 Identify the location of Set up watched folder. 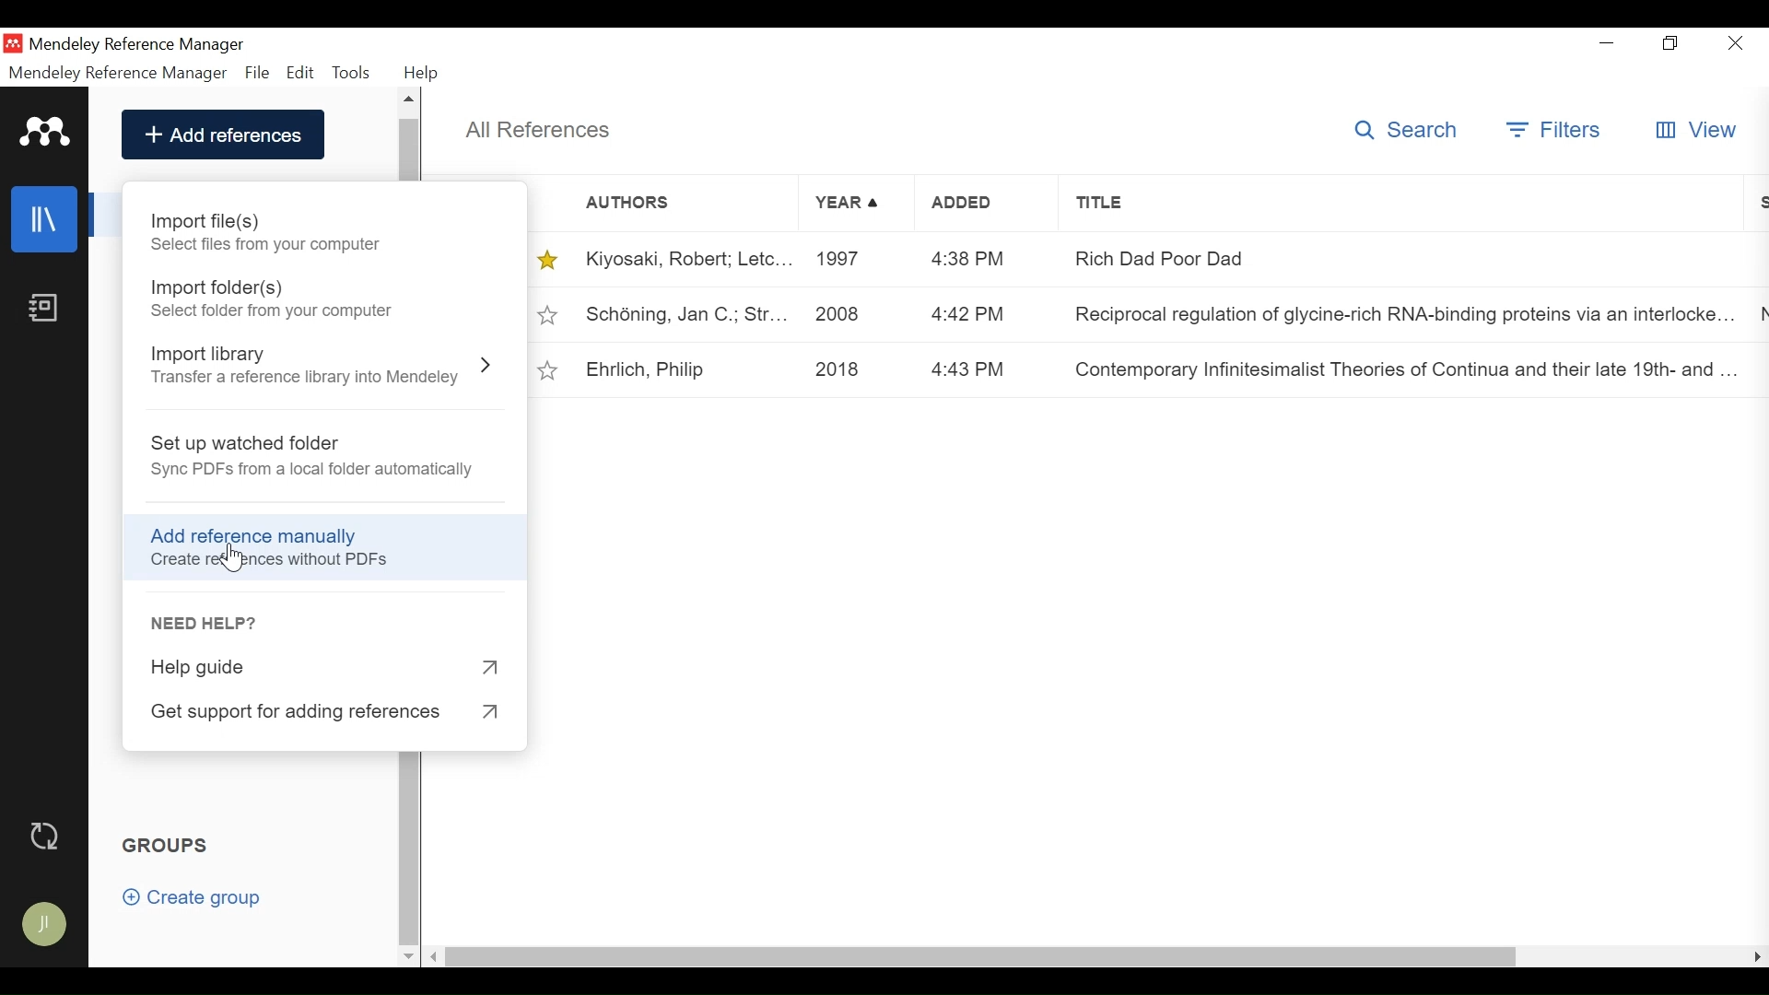
(242, 445).